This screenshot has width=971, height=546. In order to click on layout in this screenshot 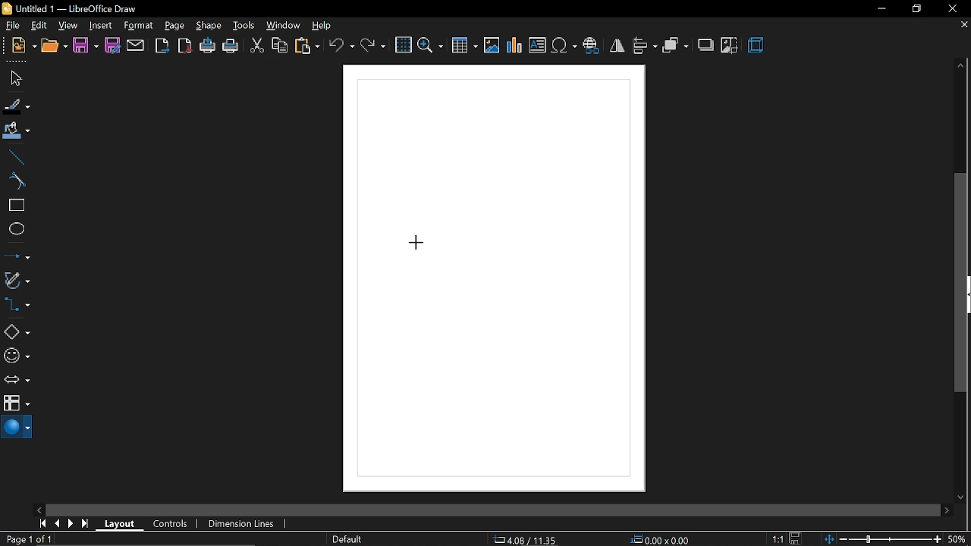, I will do `click(123, 524)`.